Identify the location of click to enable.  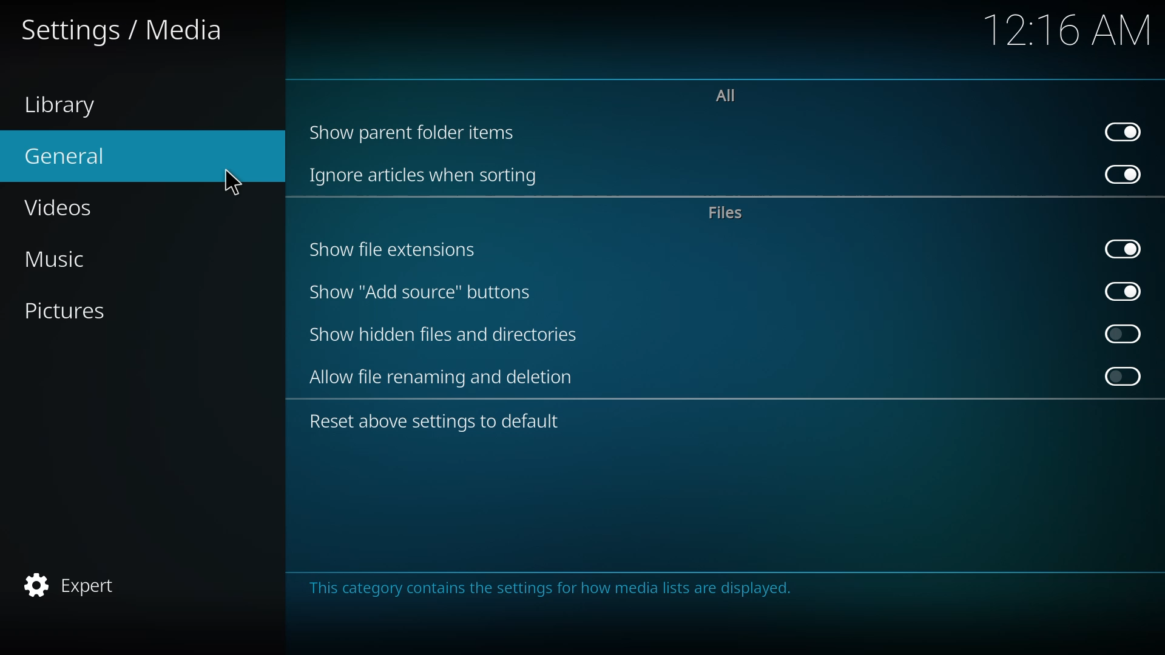
(1123, 334).